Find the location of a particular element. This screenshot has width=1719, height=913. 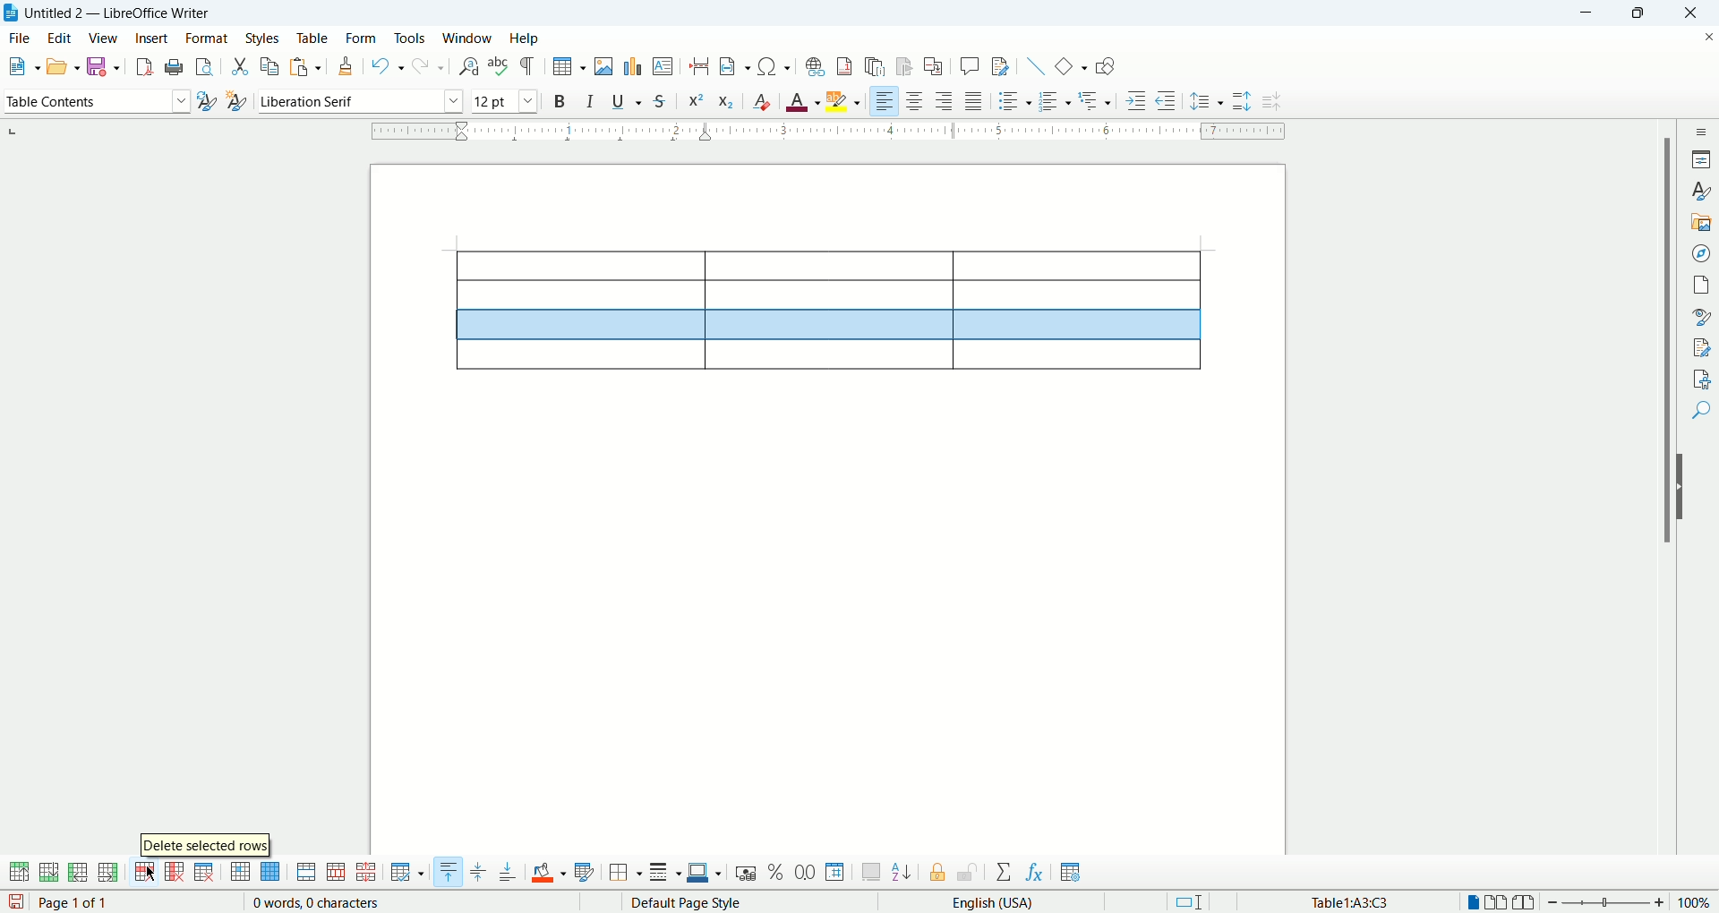

clear formating is located at coordinates (759, 101).